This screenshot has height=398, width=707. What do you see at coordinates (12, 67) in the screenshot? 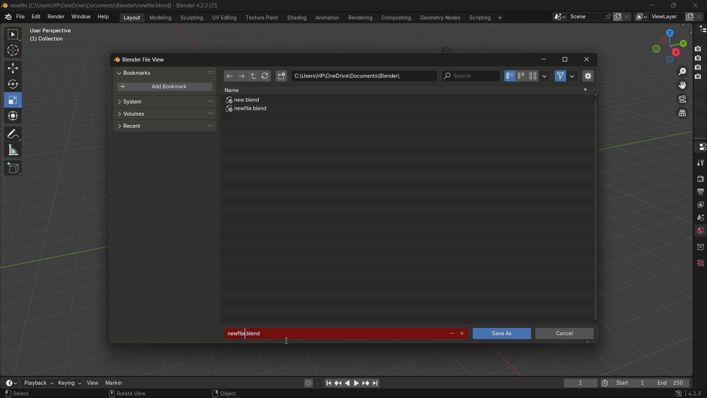
I see `move` at bounding box center [12, 67].